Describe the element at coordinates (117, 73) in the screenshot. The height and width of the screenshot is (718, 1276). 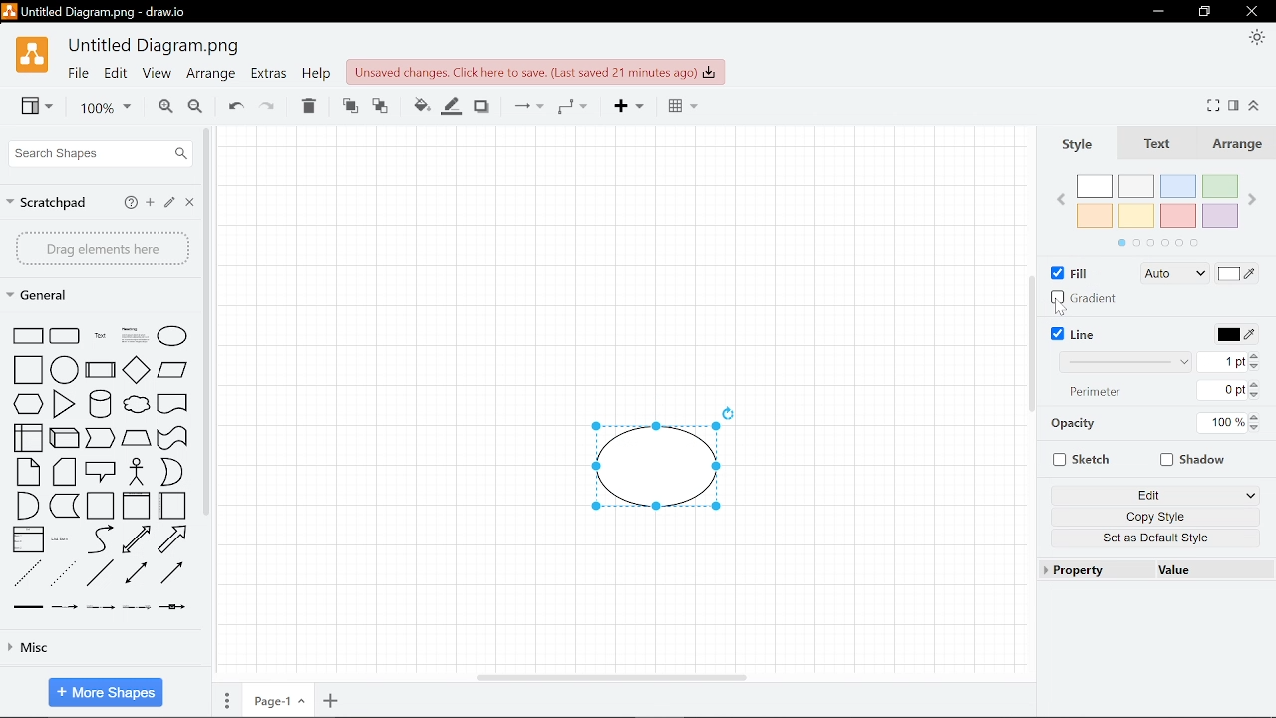
I see `Edit` at that location.